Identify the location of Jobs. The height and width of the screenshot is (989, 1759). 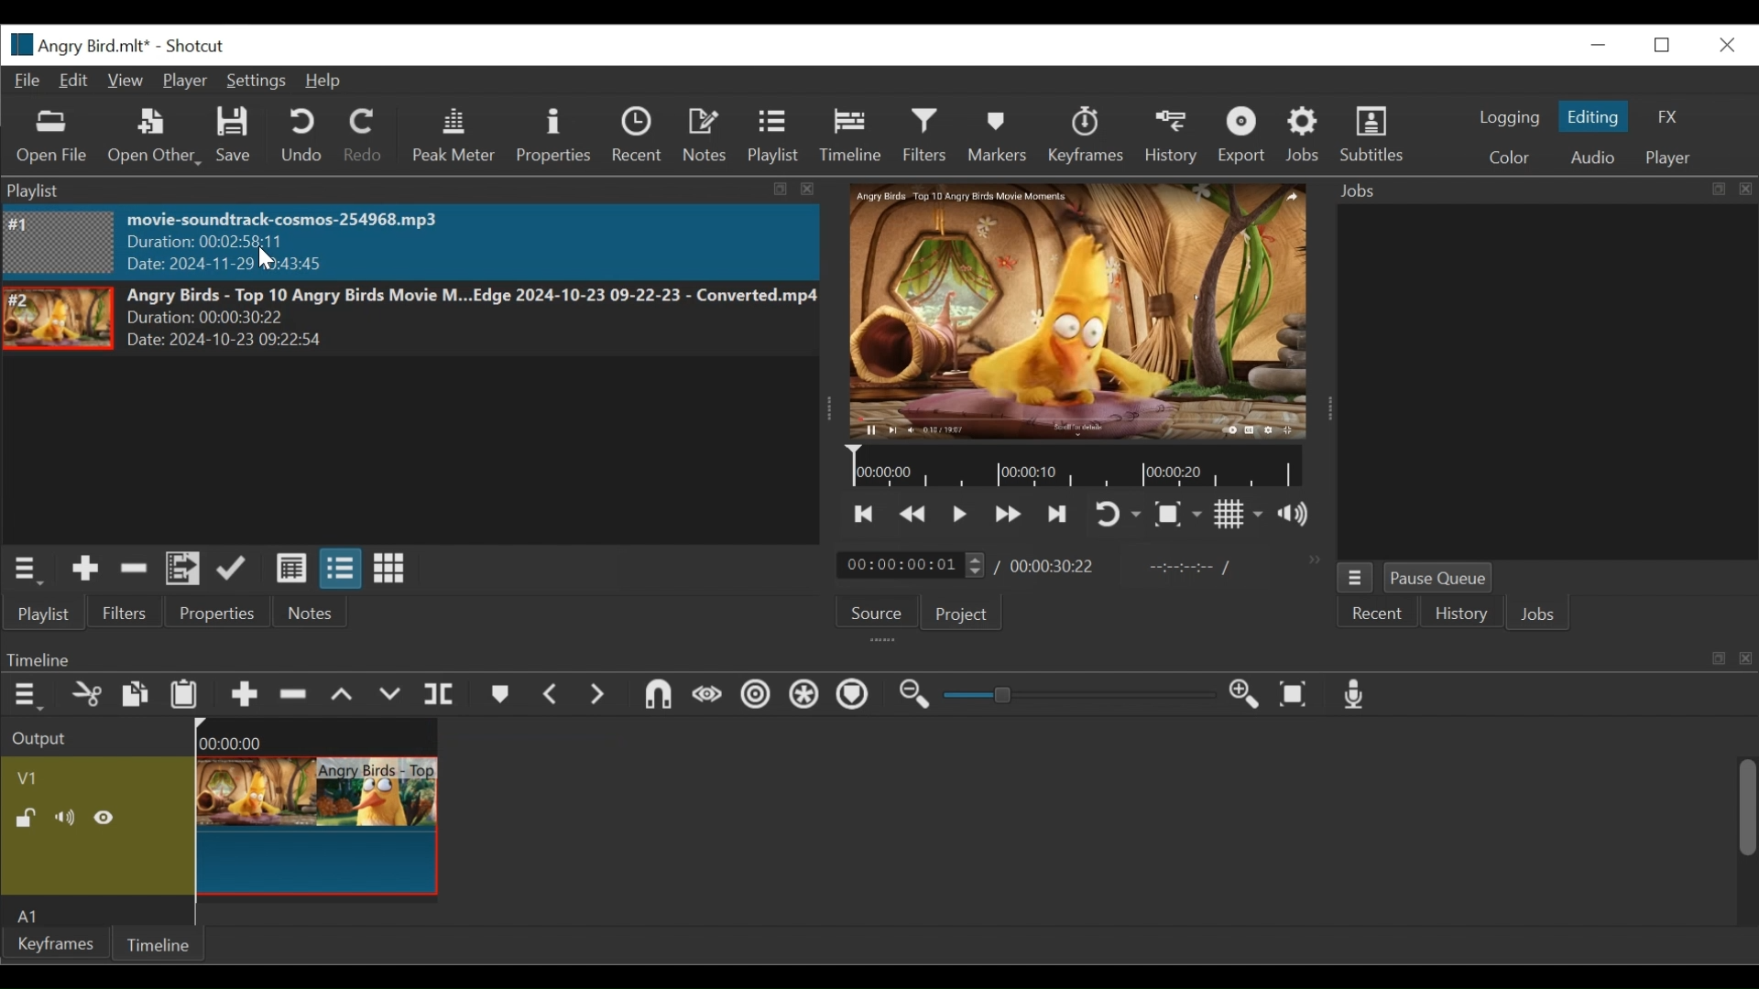
(1305, 137).